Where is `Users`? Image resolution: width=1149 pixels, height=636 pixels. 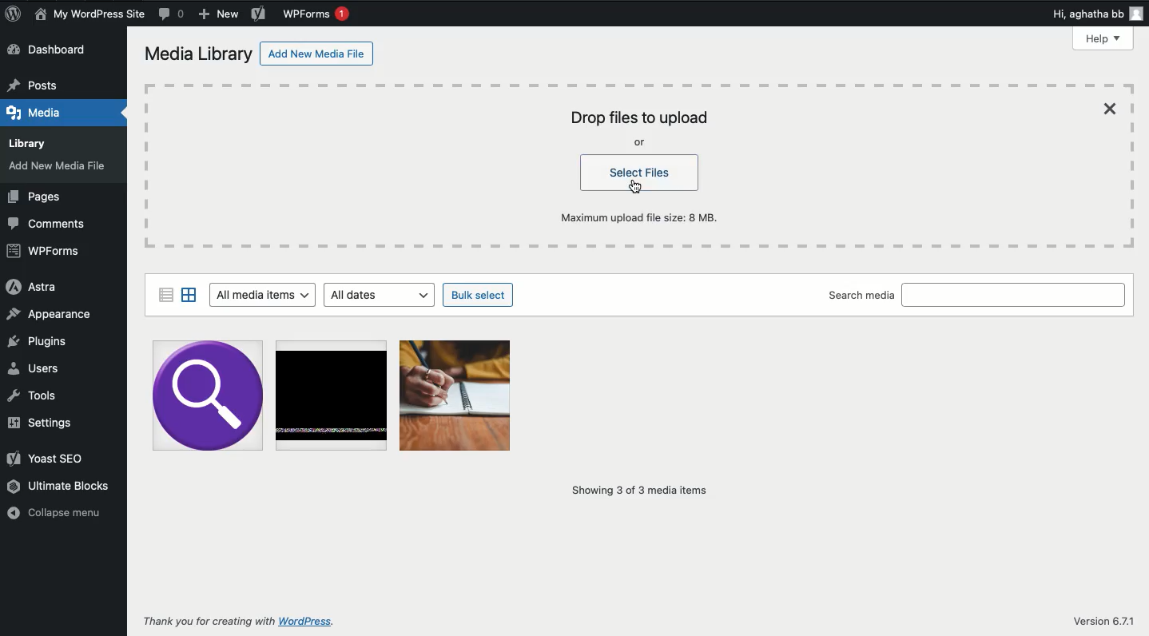 Users is located at coordinates (38, 367).